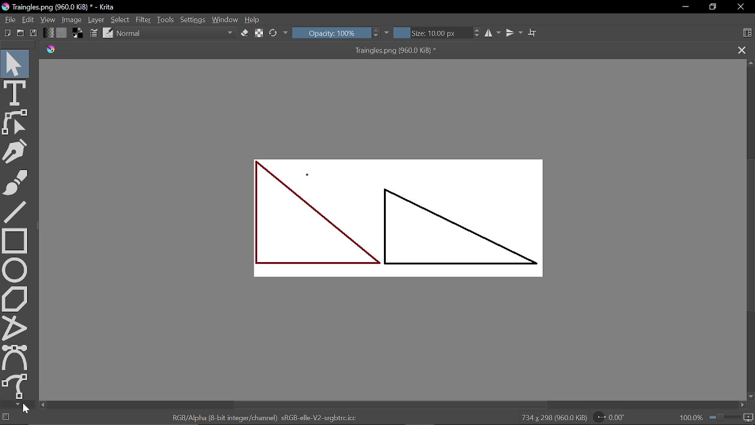  Describe the element at coordinates (406, 216) in the screenshot. I see `Two triangles` at that location.